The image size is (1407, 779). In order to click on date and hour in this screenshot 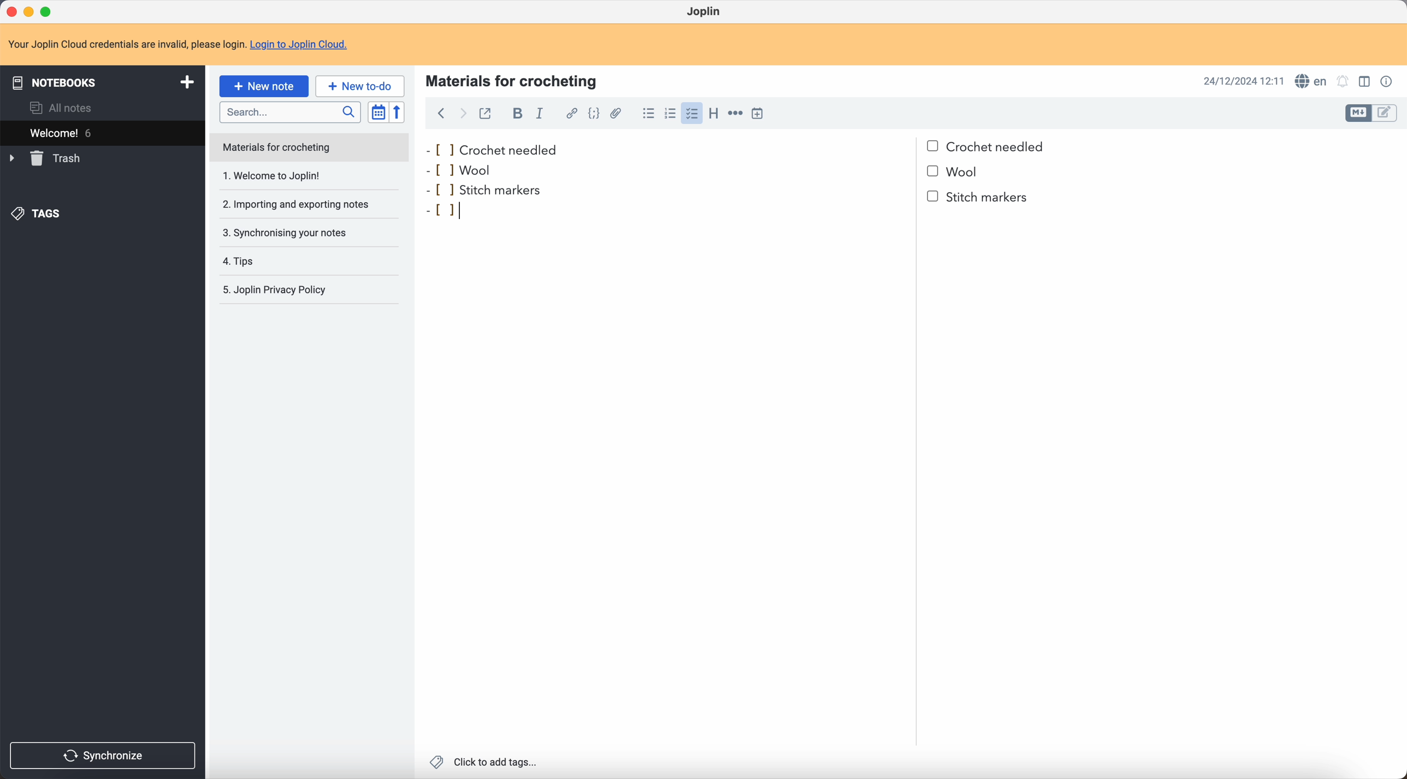, I will do `click(1244, 81)`.